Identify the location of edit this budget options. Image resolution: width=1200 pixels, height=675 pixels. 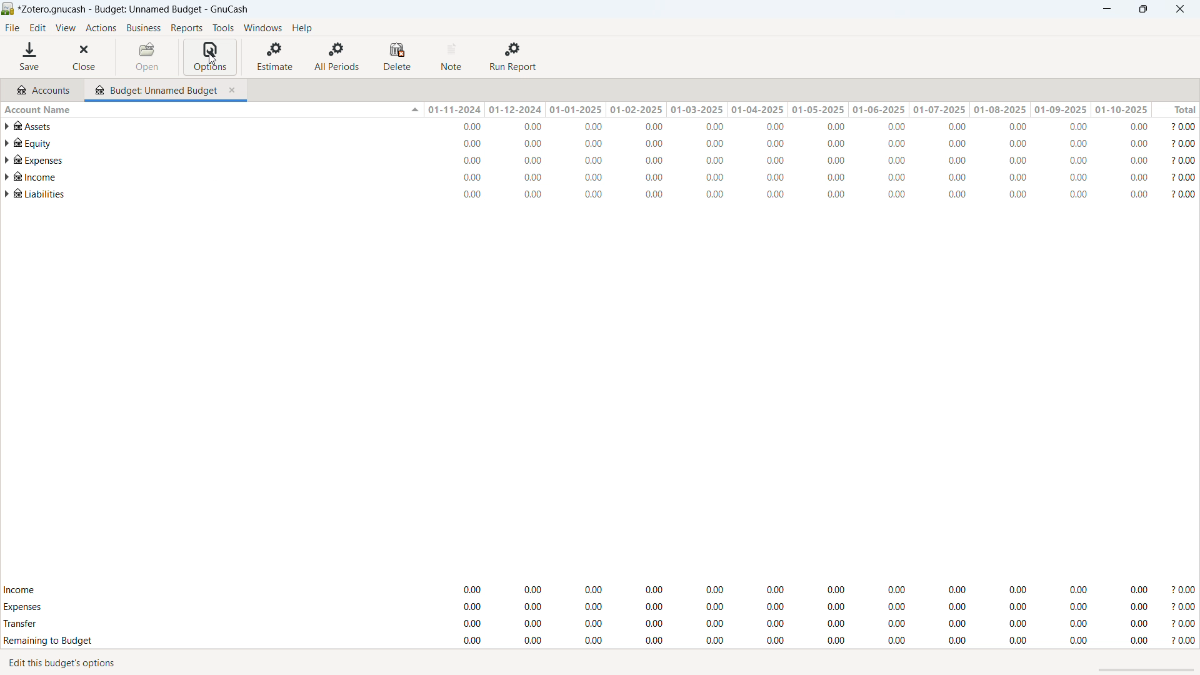
(70, 664).